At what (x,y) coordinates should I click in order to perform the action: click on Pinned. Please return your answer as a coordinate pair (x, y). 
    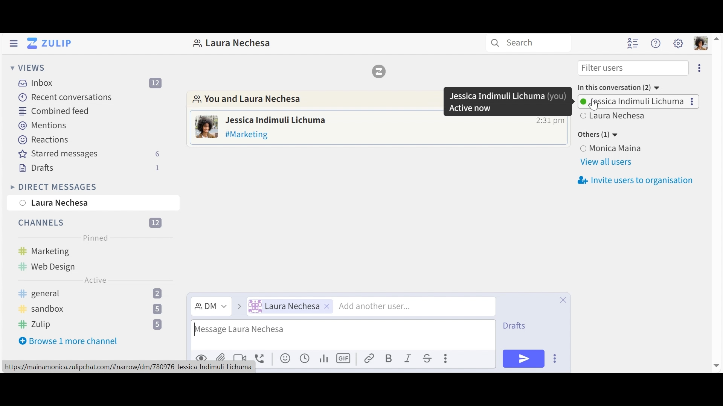
    Looking at the image, I should click on (96, 237).